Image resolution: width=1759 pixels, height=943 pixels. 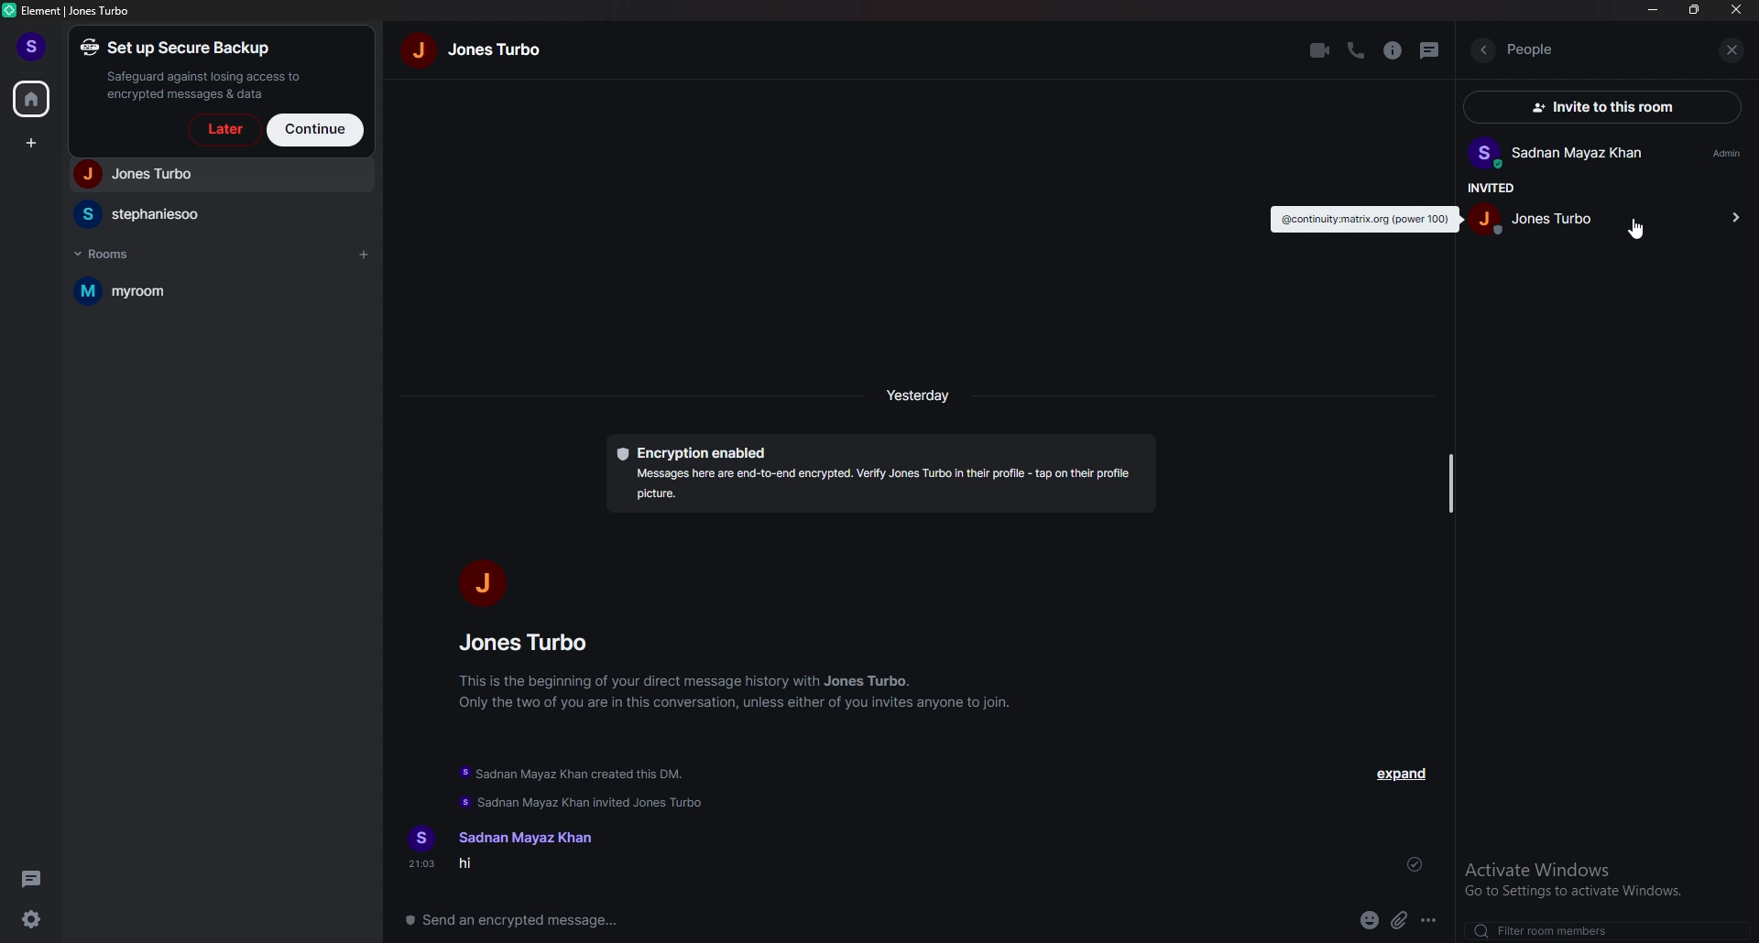 What do you see at coordinates (479, 582) in the screenshot?
I see `people photo` at bounding box center [479, 582].